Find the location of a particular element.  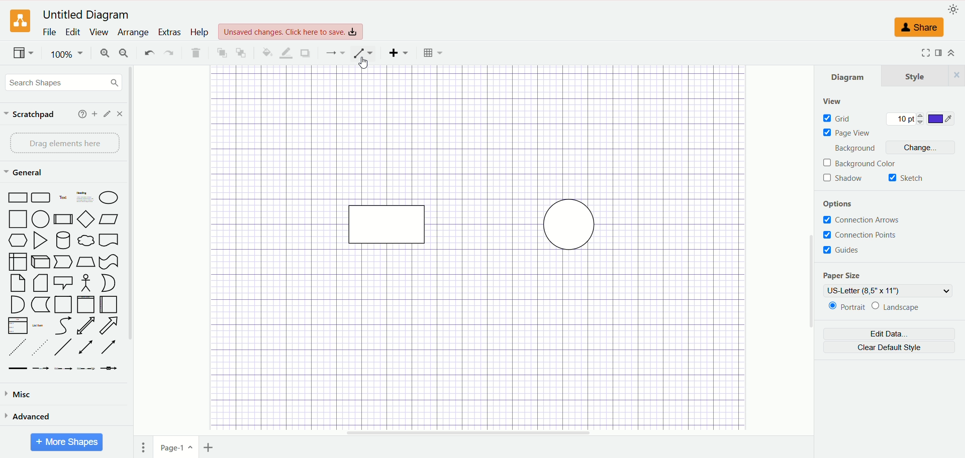

Marker is located at coordinates (40, 305).